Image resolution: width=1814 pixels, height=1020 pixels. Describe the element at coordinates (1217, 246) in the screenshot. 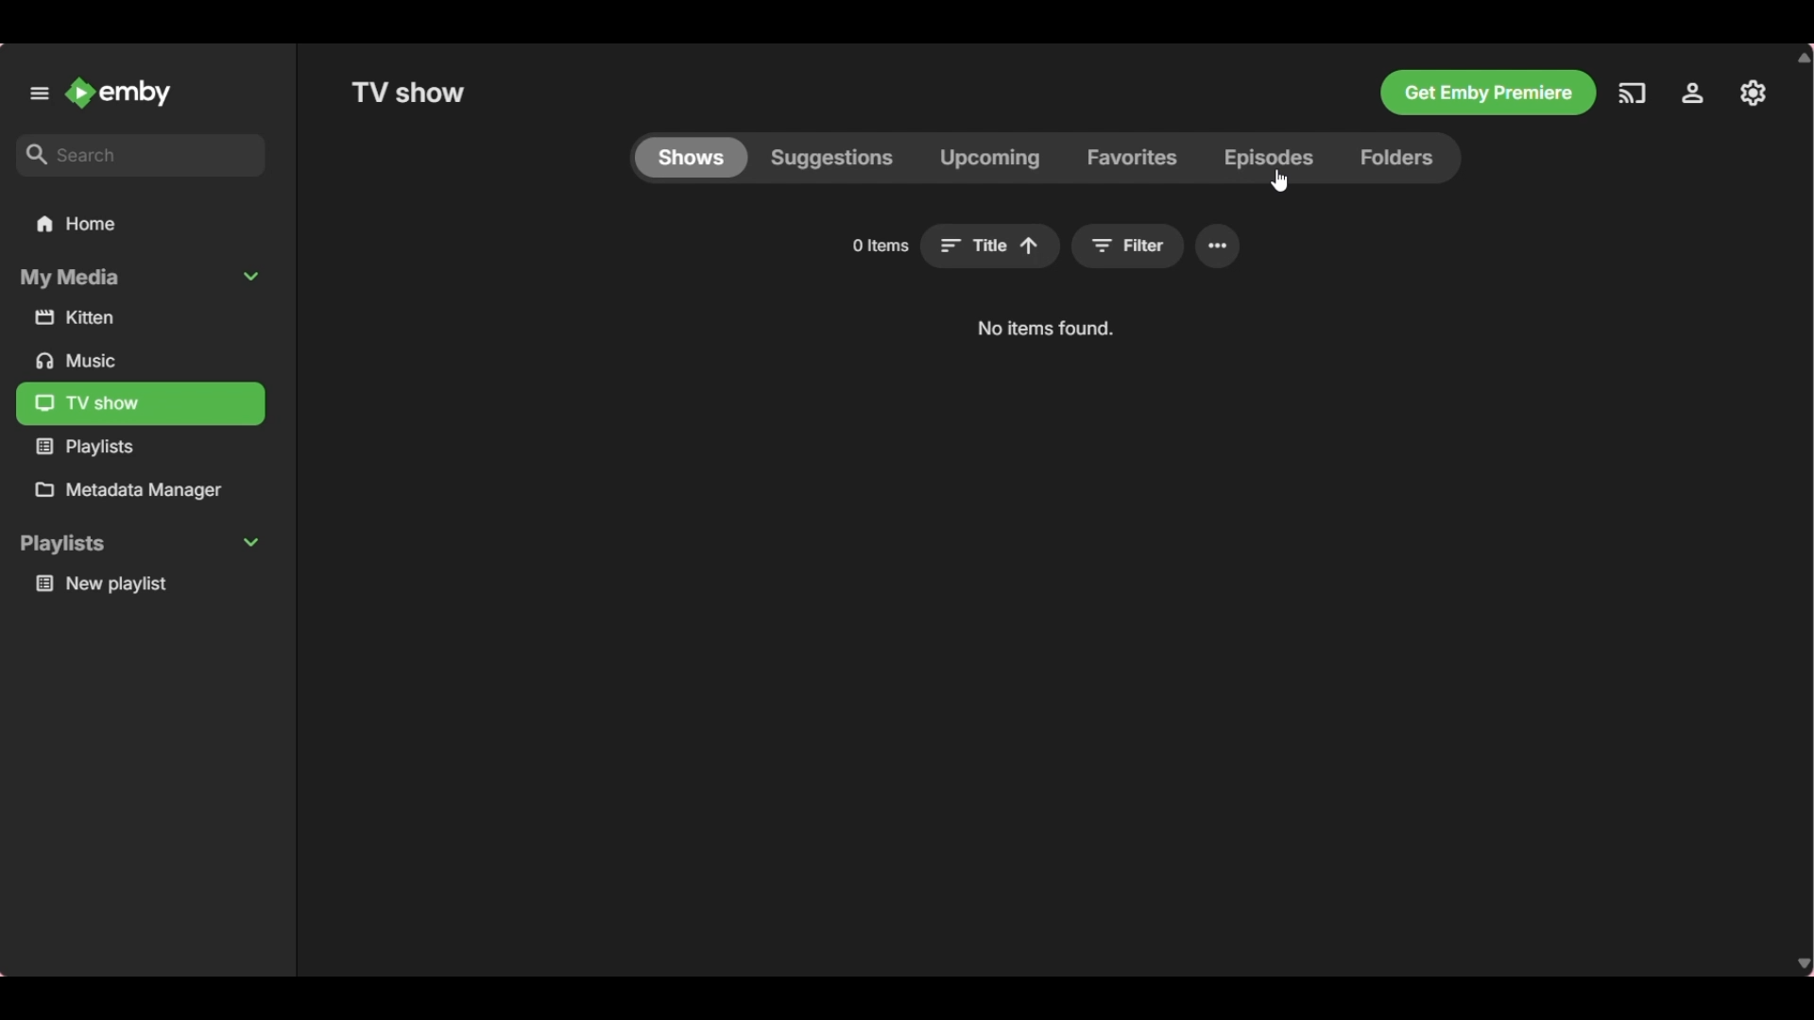

I see `Settings` at that location.